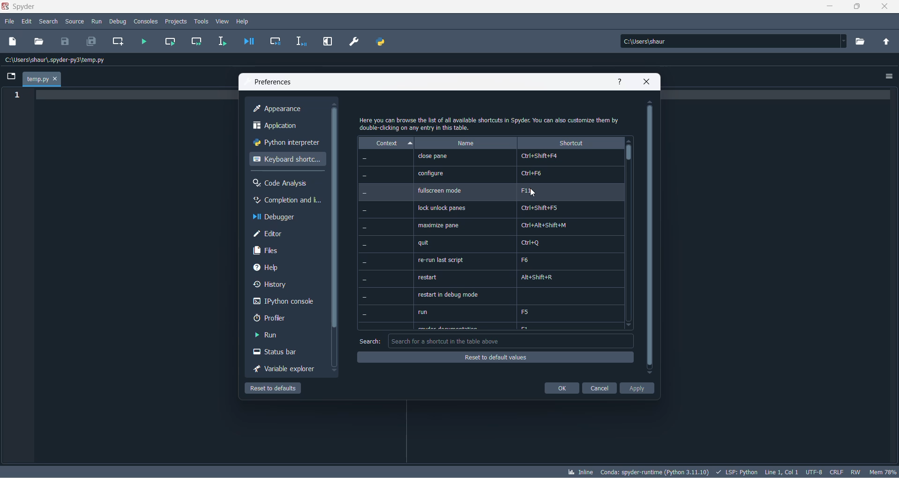 This screenshot has width=899, height=478. Describe the element at coordinates (532, 243) in the screenshot. I see `arl+Q` at that location.